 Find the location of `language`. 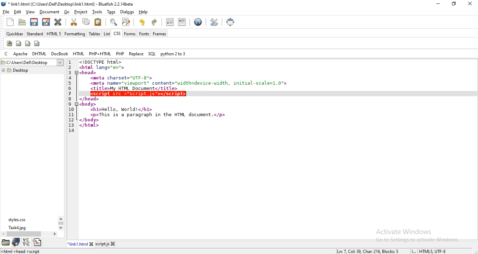

language is located at coordinates (27, 242).